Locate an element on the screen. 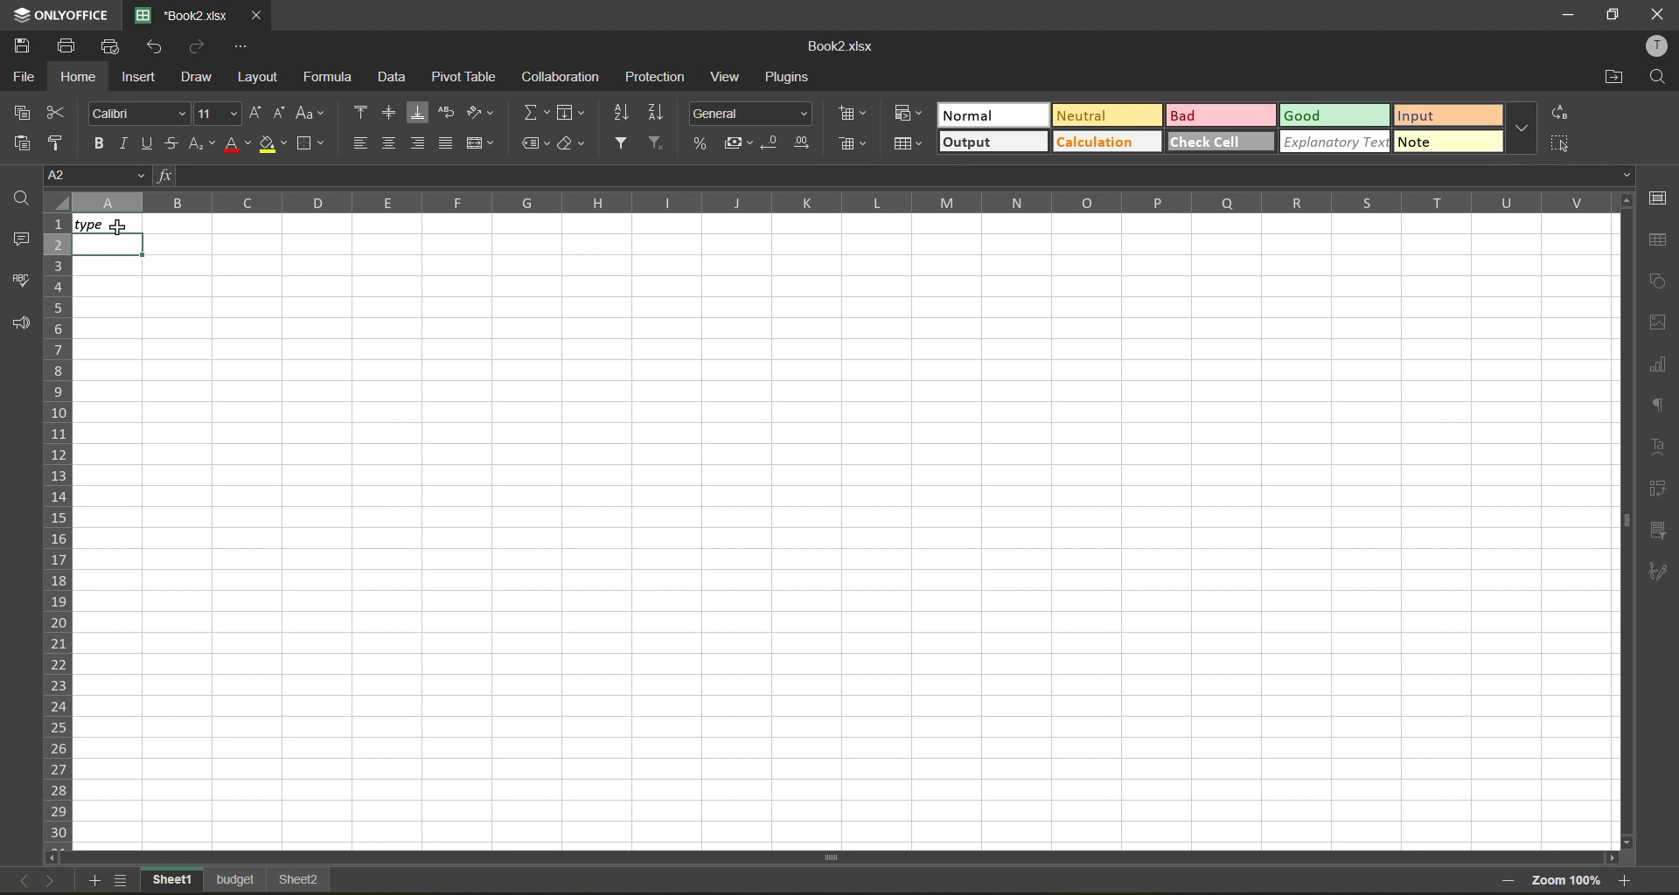 The width and height of the screenshot is (1679, 895). check cell is located at coordinates (1220, 142).